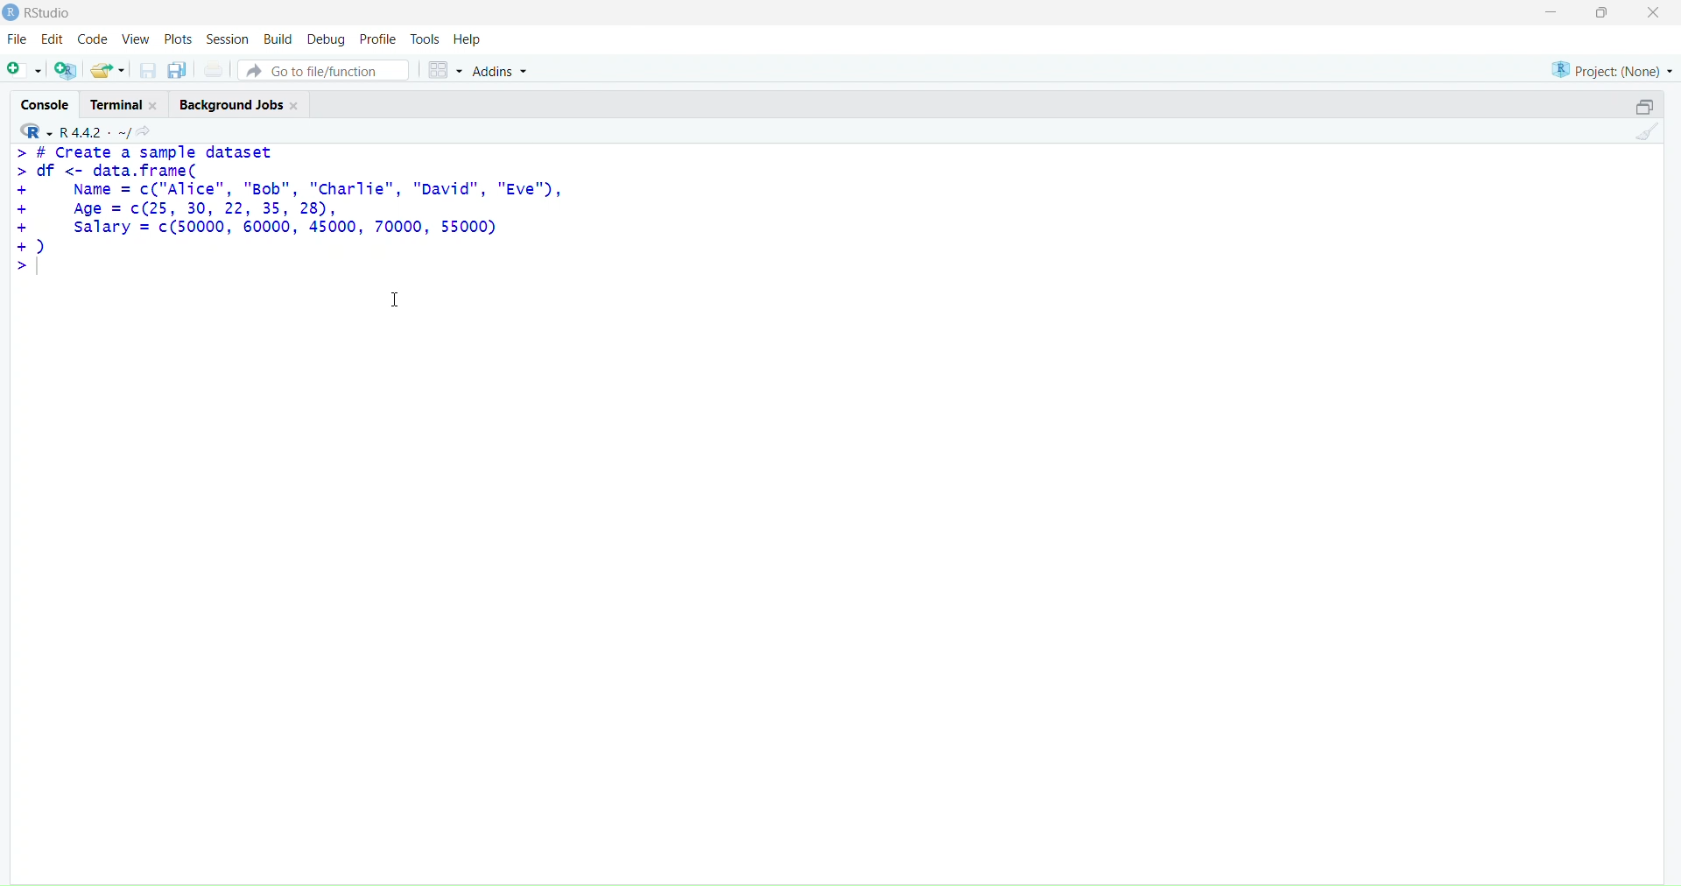 The height and width of the screenshot is (886, 1681). I want to click on open an existing file, so click(109, 72).